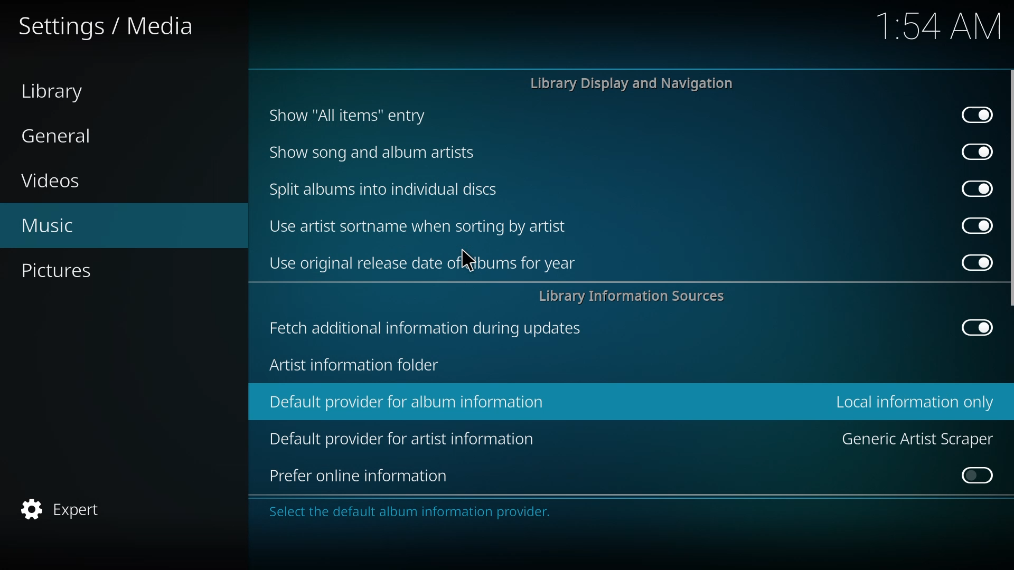  Describe the element at coordinates (360, 366) in the screenshot. I see `artist info folder` at that location.